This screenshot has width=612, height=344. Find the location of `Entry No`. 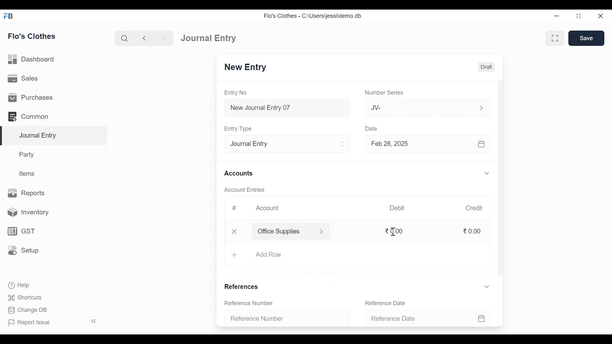

Entry No is located at coordinates (236, 92).